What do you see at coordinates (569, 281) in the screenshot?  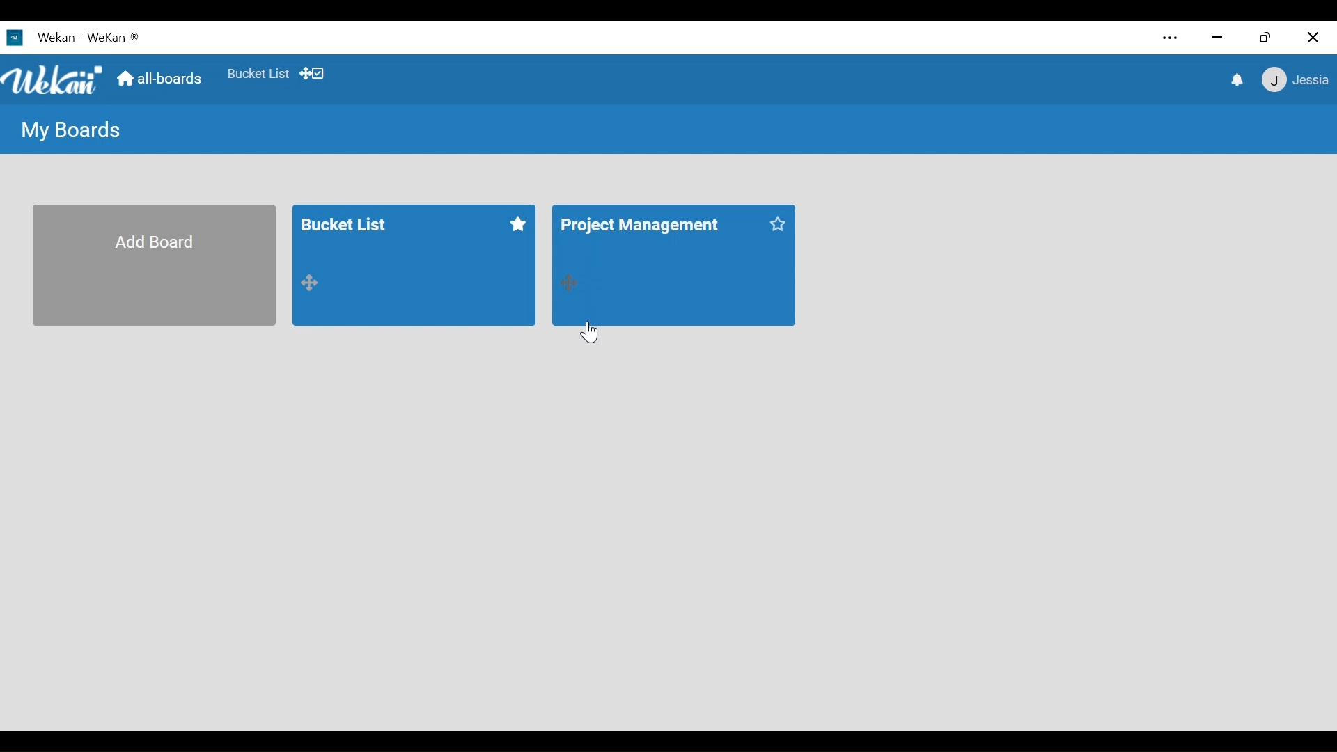 I see `Drag board` at bounding box center [569, 281].